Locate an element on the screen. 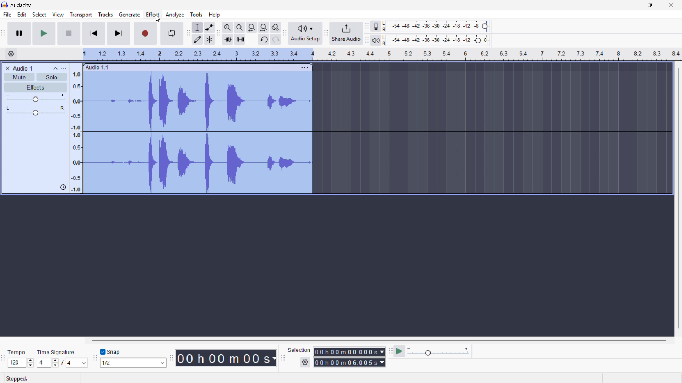  Draw tool is located at coordinates (197, 39).